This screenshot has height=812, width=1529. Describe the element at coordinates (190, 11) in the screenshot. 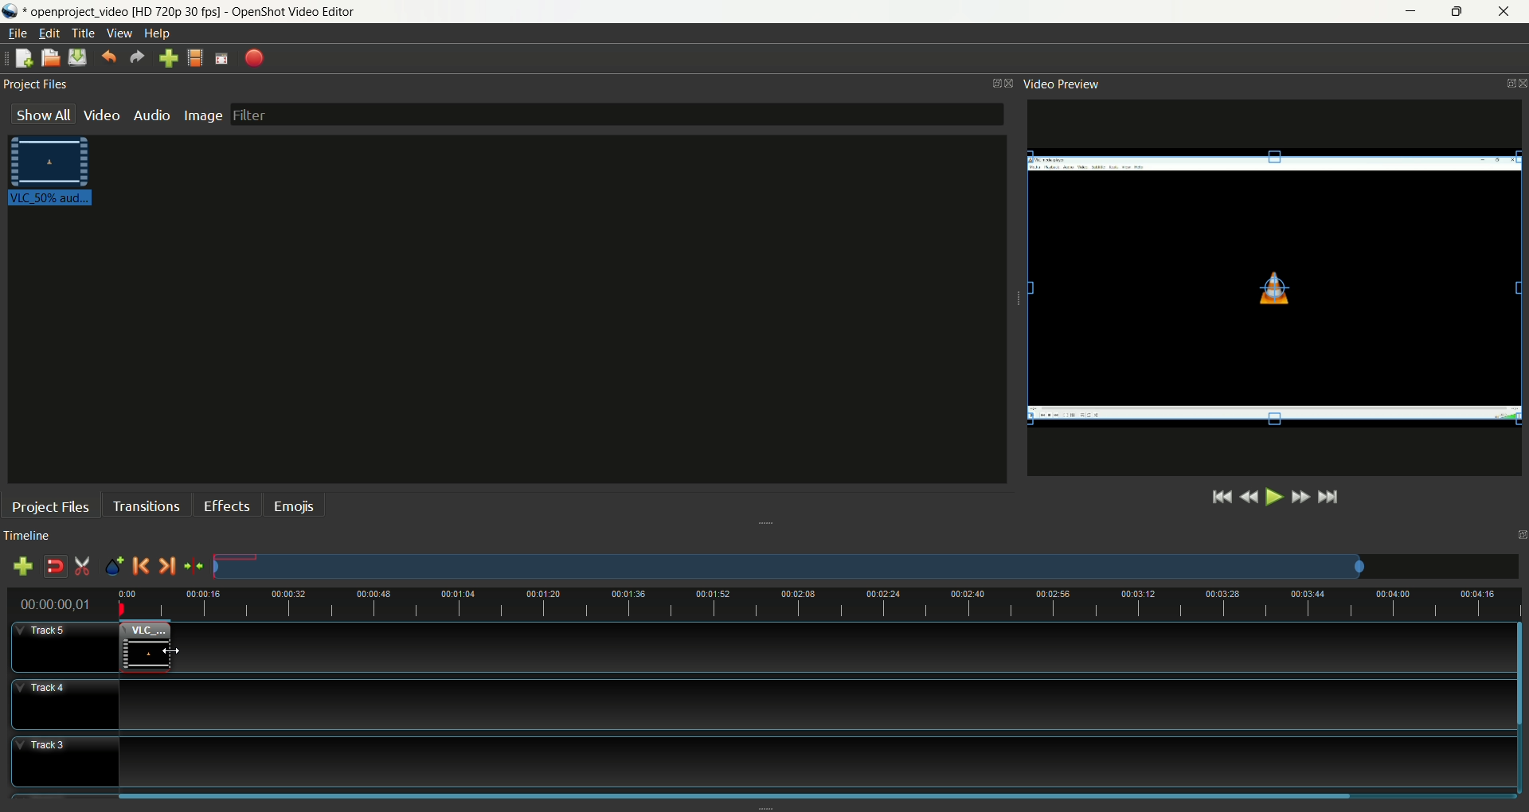

I see `file name` at that location.